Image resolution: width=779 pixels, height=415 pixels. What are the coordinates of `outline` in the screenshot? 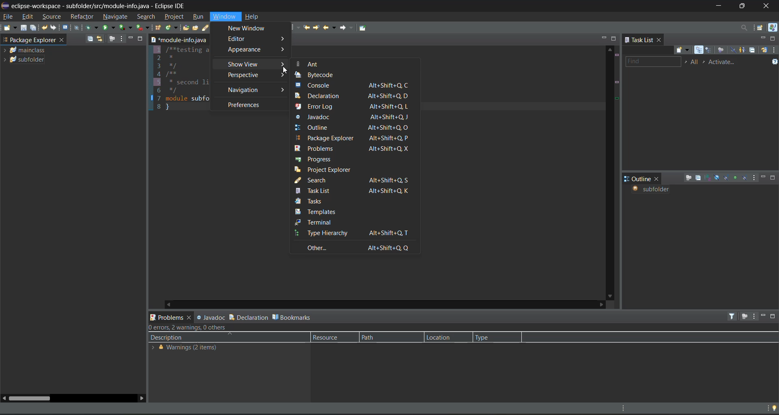 It's located at (638, 179).